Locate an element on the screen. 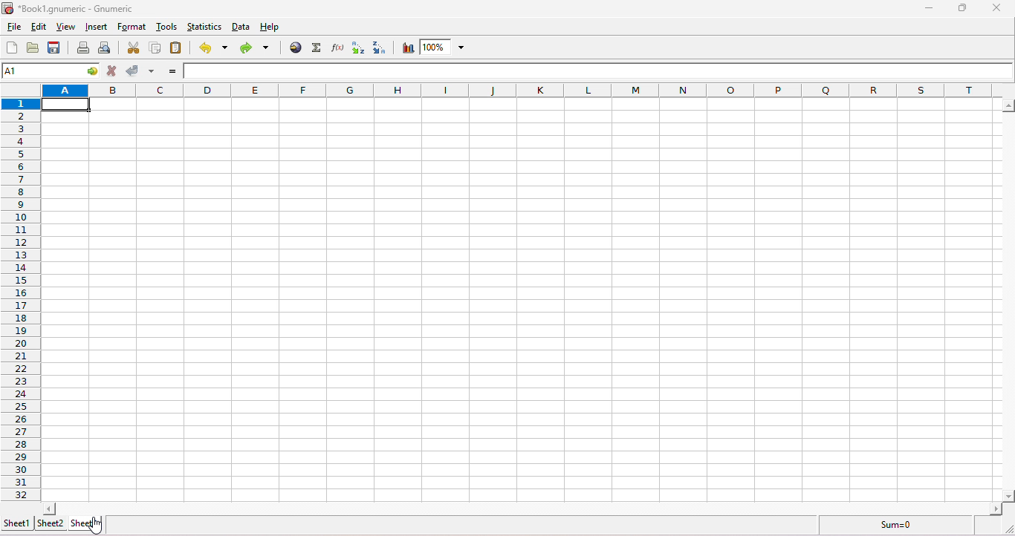  cell name A1 is located at coordinates (41, 71).